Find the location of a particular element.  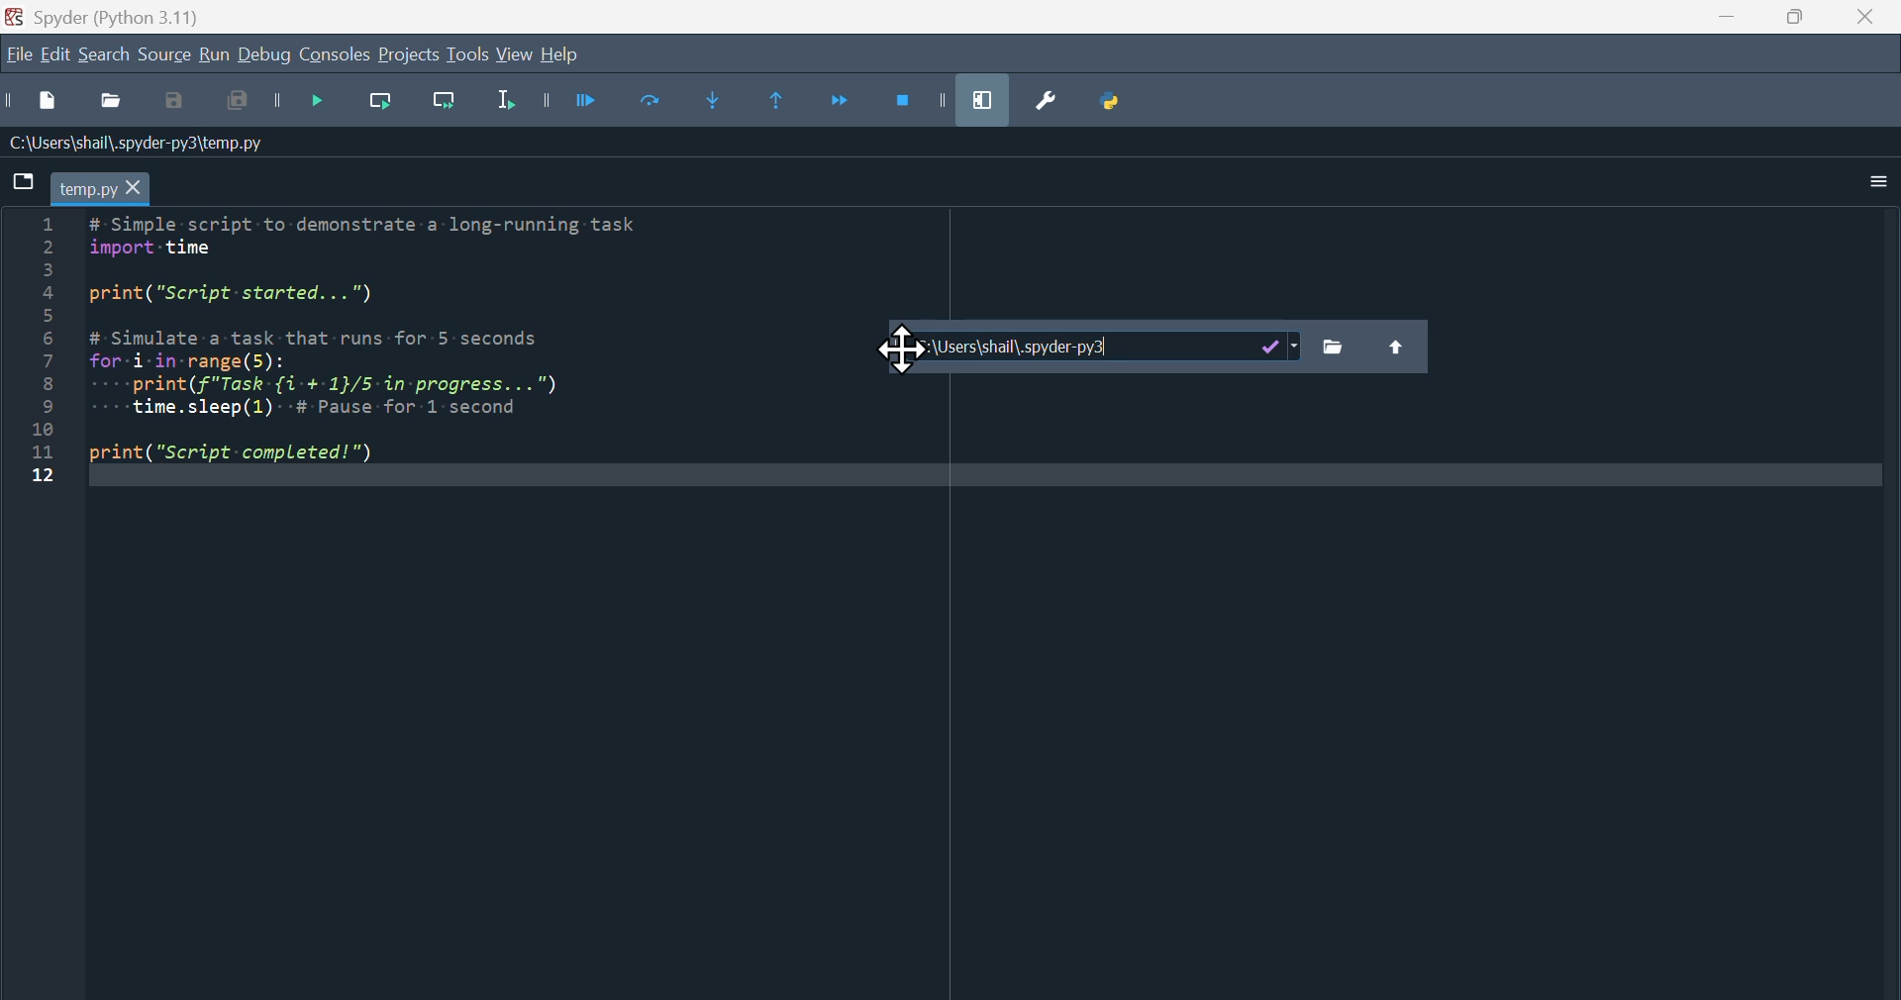

Name of the file is located at coordinates (138, 141).